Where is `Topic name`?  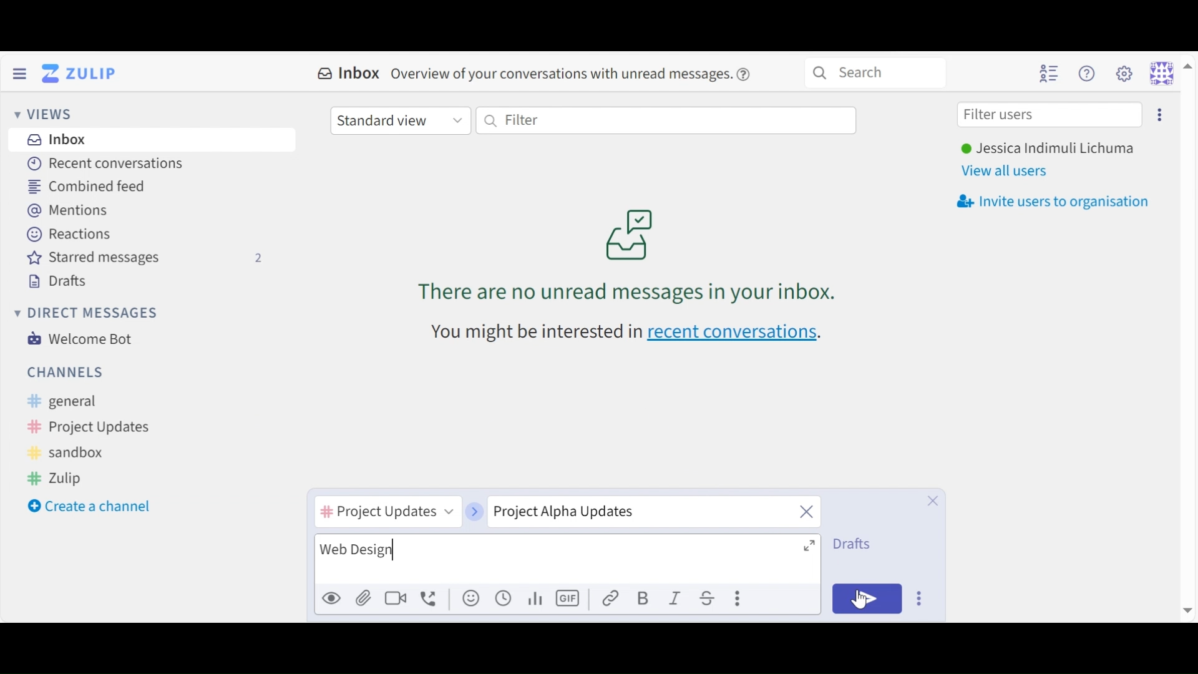
Topic name is located at coordinates (630, 513).